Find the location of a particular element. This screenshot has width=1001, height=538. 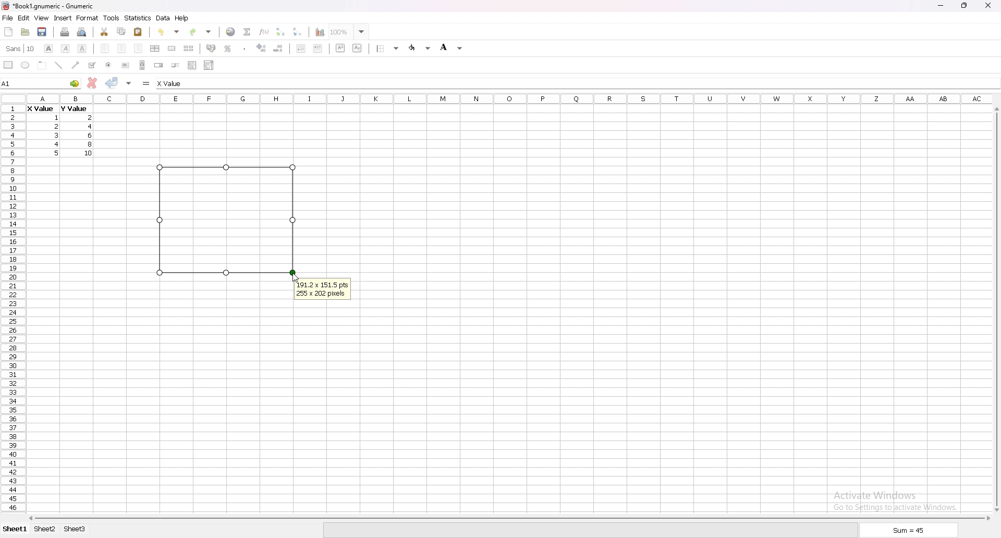

spin button is located at coordinates (159, 65).